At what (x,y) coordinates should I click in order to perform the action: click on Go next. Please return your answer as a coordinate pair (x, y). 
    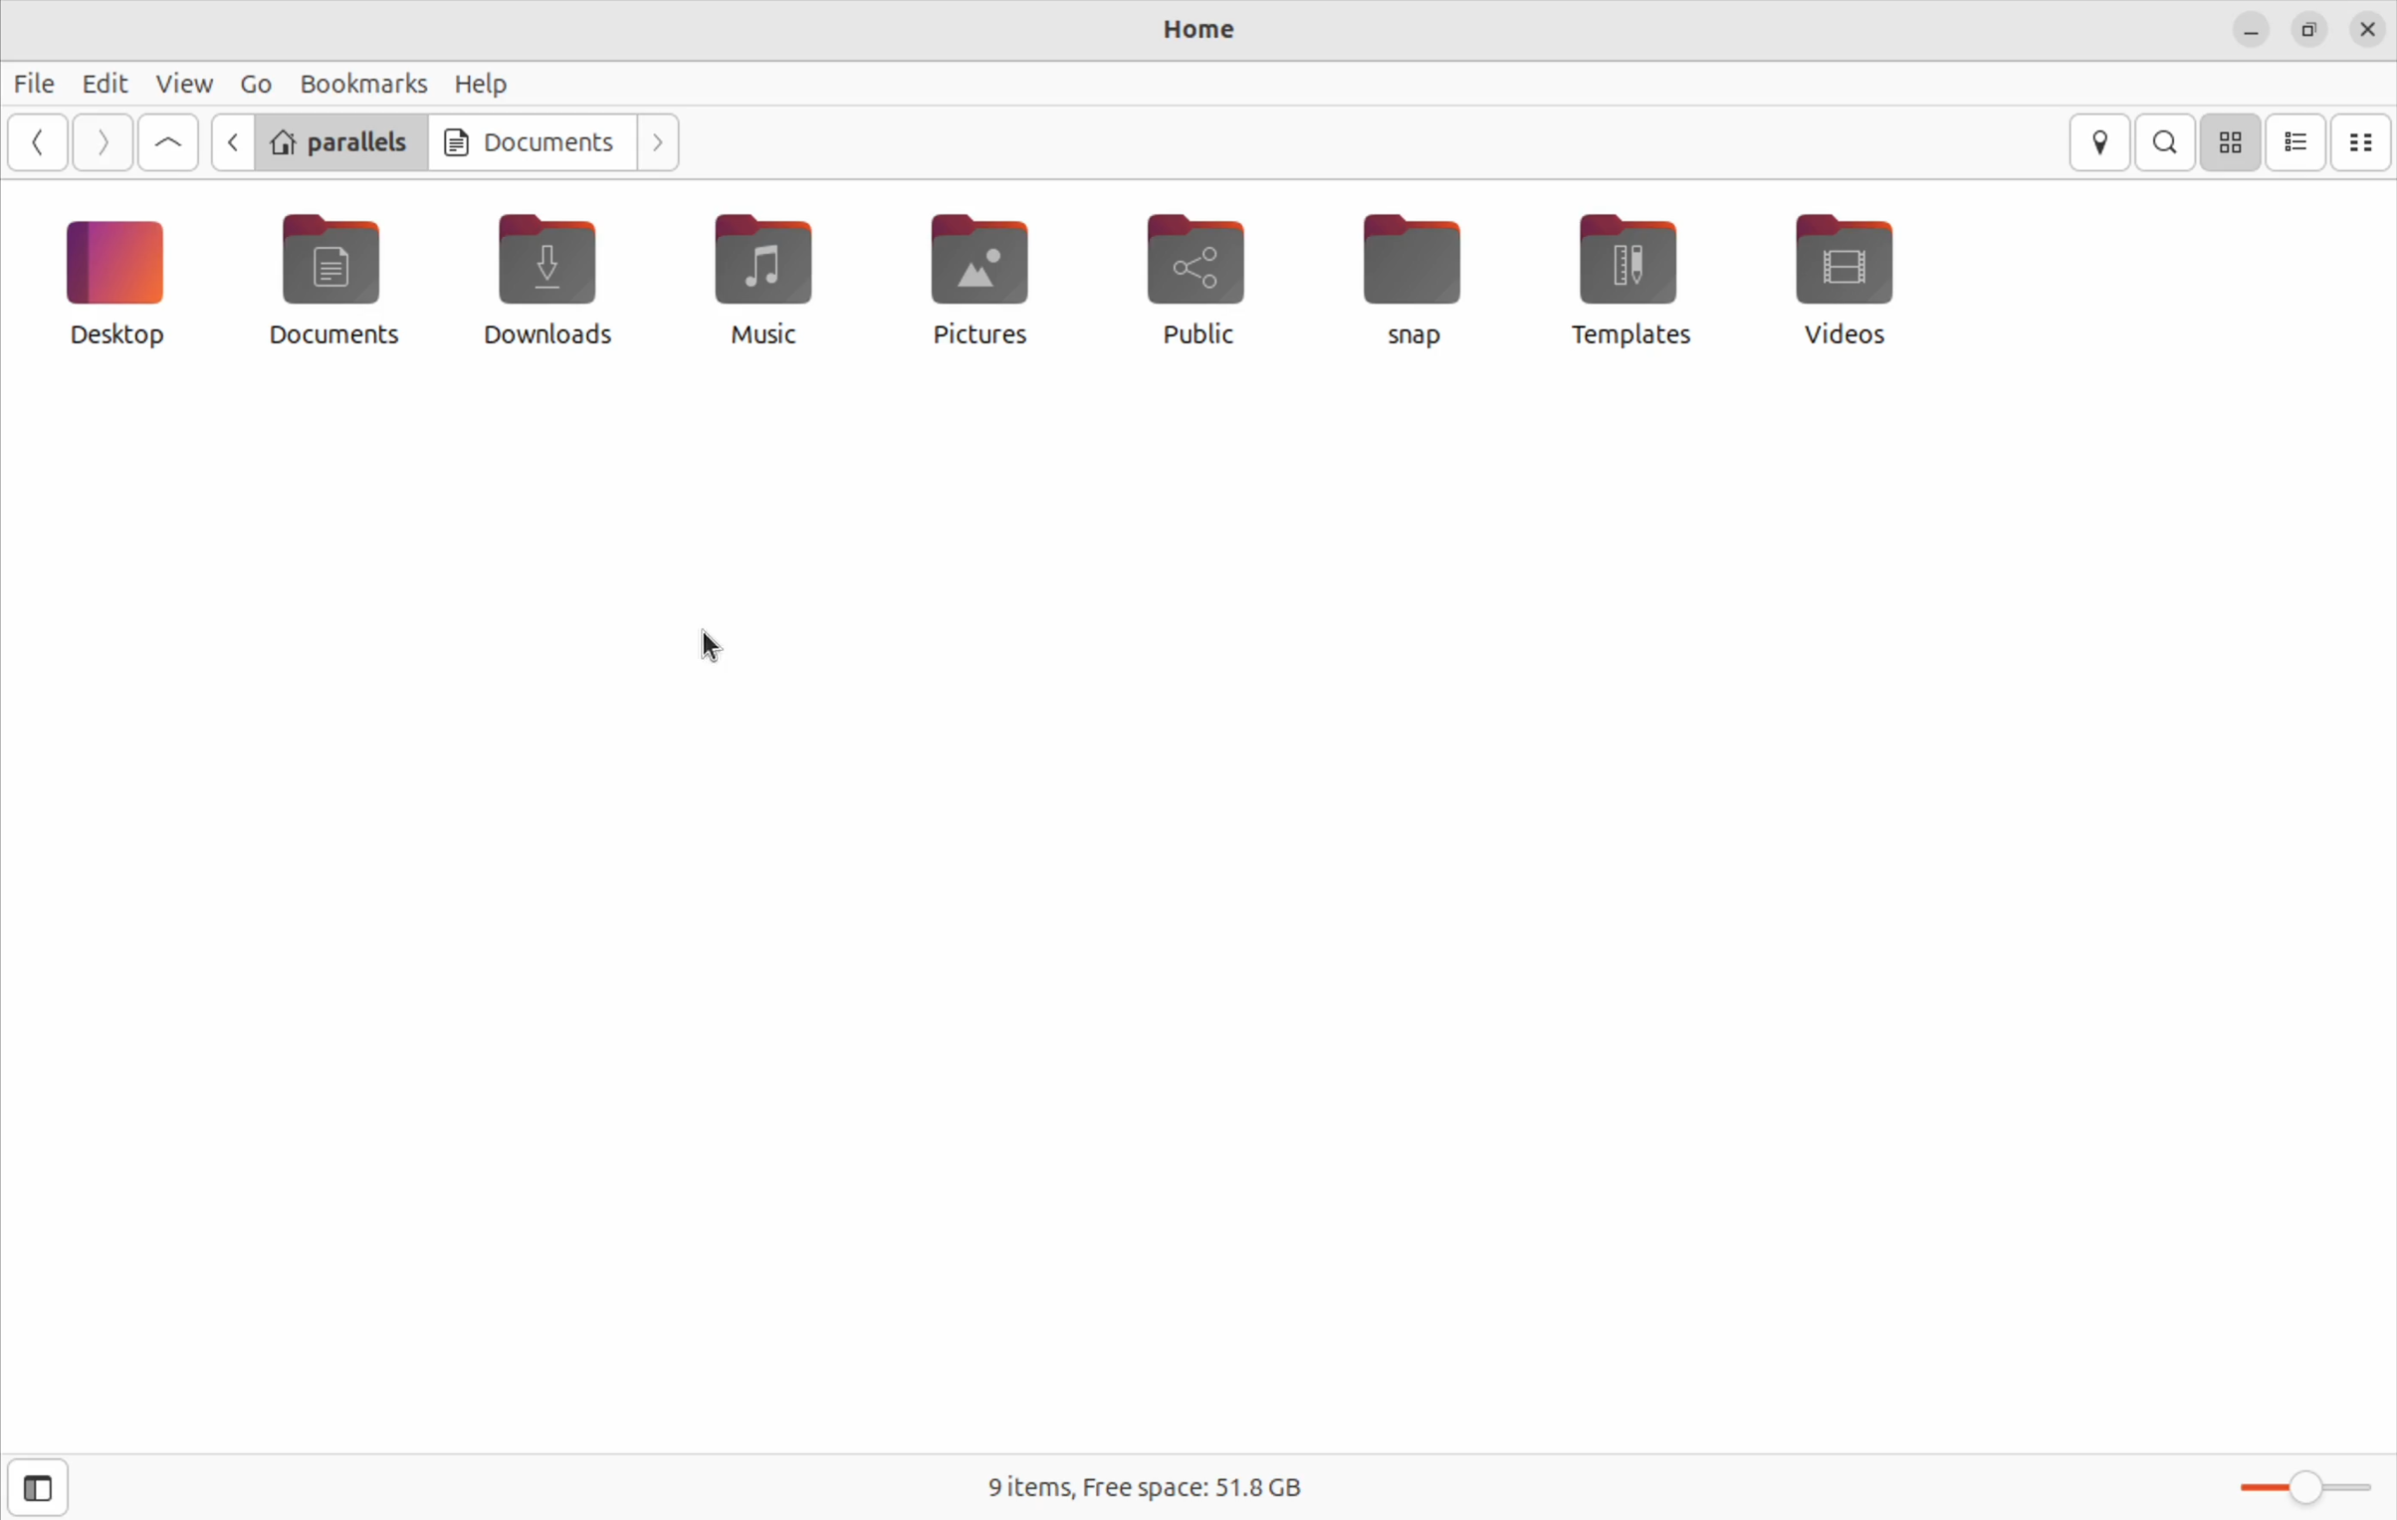
    Looking at the image, I should click on (103, 142).